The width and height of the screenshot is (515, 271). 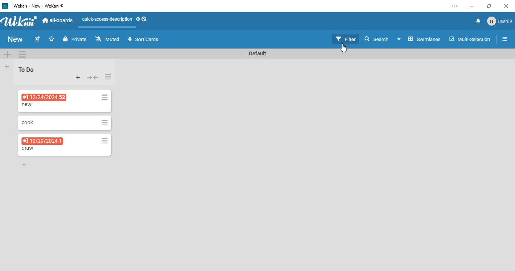 What do you see at coordinates (107, 39) in the screenshot?
I see `muted` at bounding box center [107, 39].